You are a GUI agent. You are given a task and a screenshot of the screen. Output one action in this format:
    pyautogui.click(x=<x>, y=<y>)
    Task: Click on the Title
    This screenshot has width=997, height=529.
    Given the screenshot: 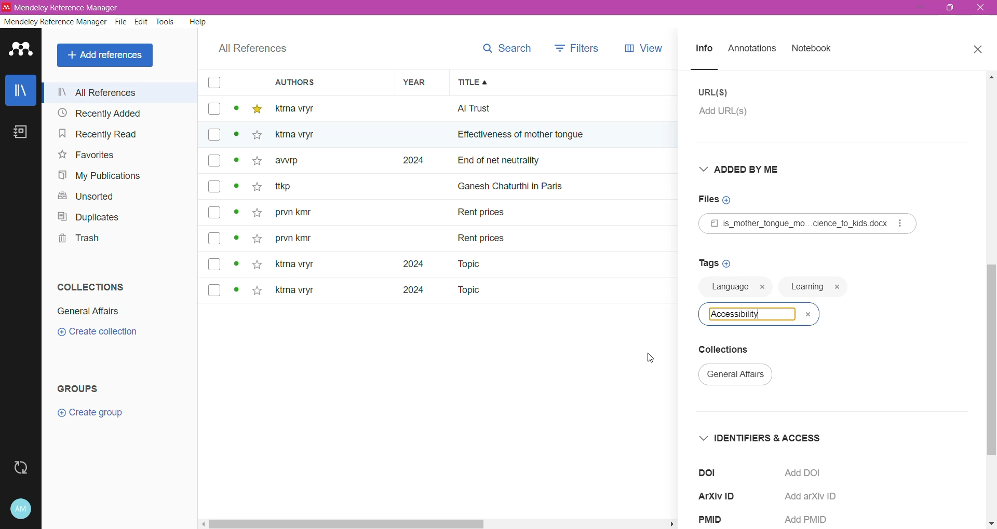 What is the action you would take?
    pyautogui.click(x=569, y=82)
    